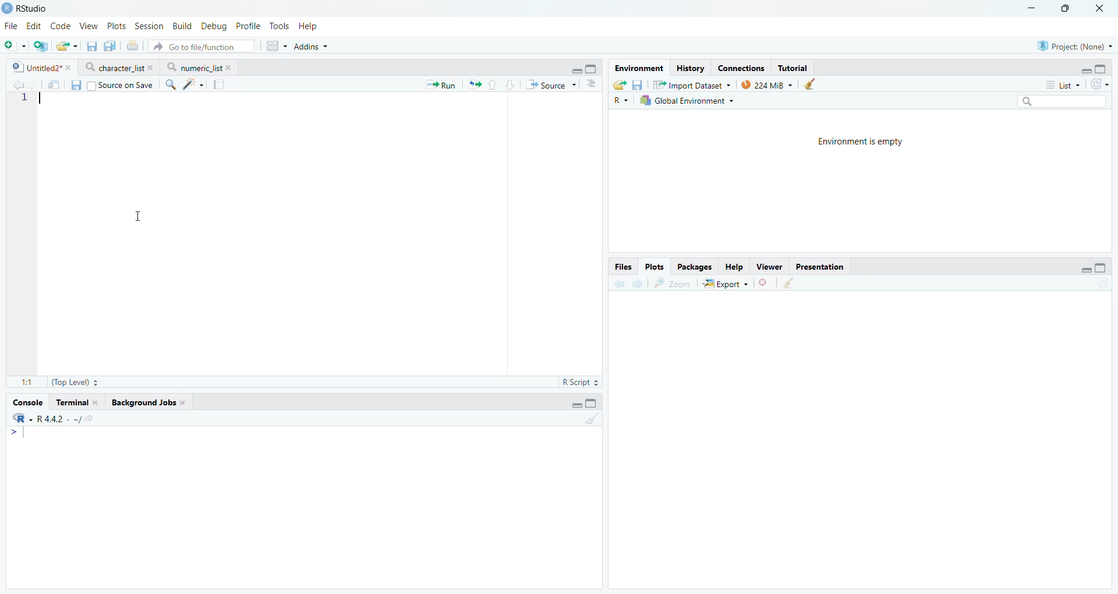 The image size is (1118, 594). What do you see at coordinates (741, 67) in the screenshot?
I see `Connections` at bounding box center [741, 67].